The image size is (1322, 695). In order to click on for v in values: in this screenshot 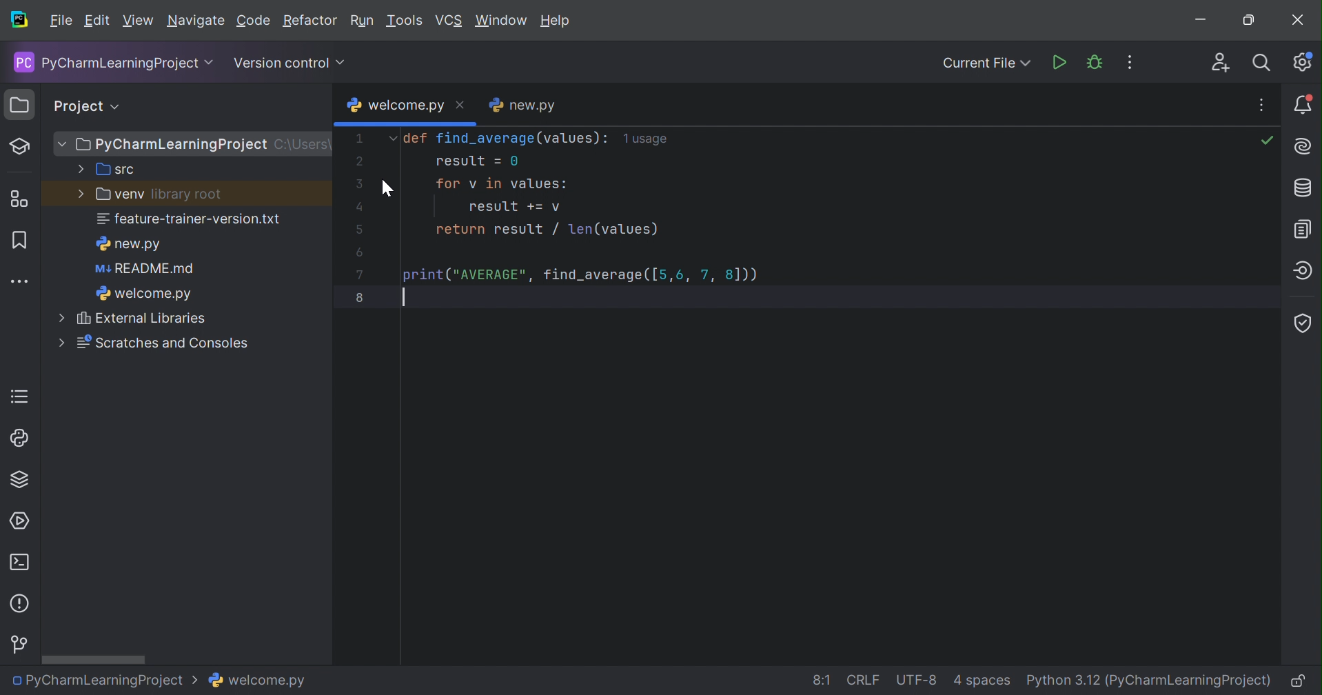, I will do `click(502, 183)`.